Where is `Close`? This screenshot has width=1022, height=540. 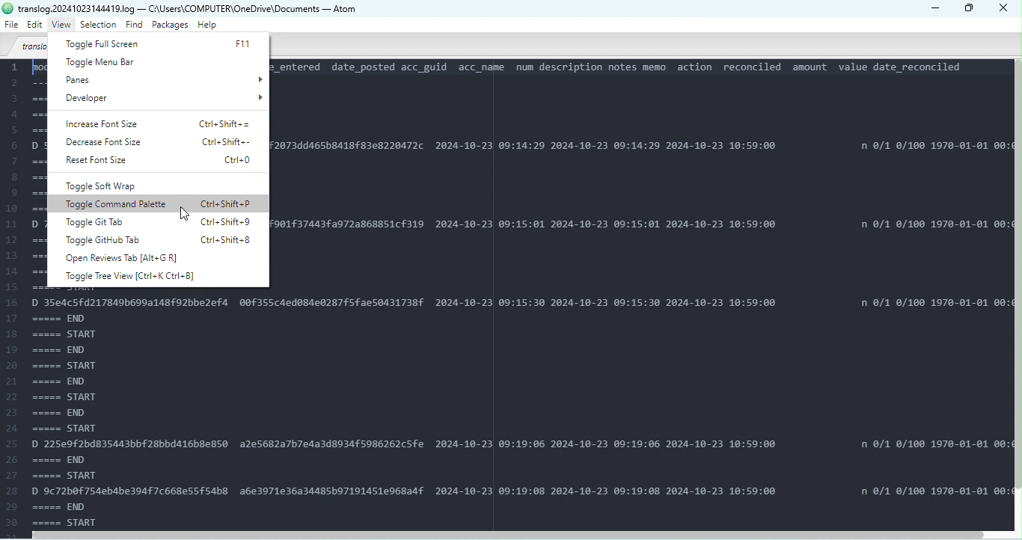 Close is located at coordinates (1006, 10).